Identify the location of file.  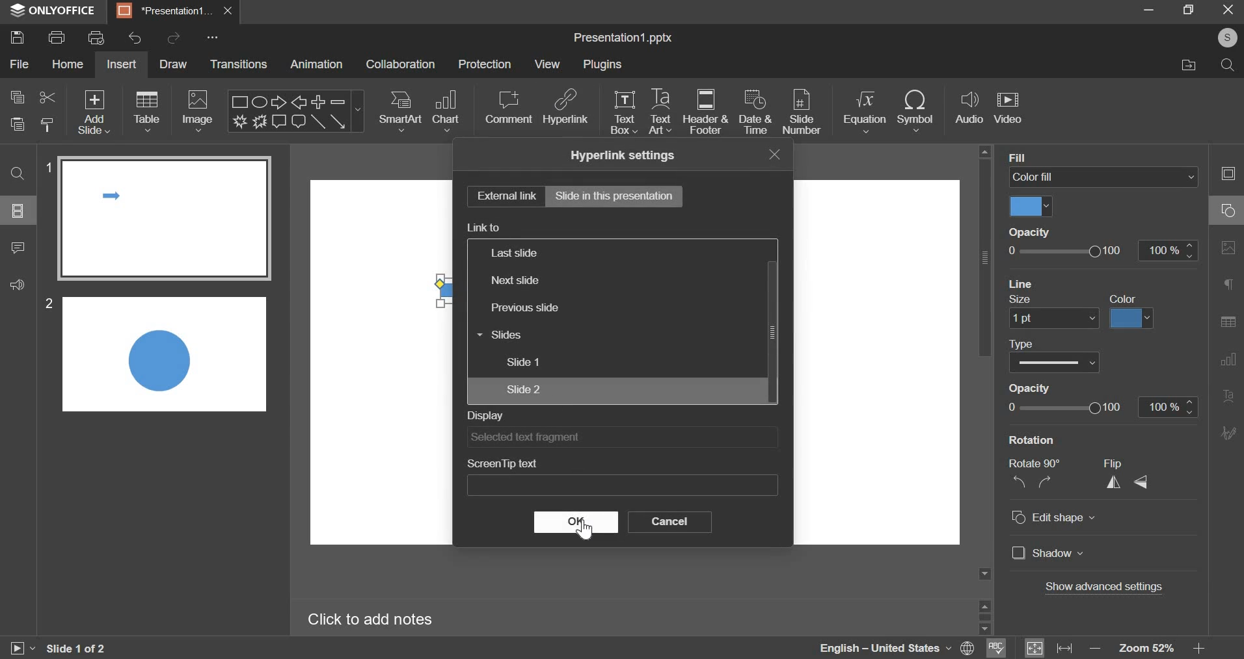
(19, 64).